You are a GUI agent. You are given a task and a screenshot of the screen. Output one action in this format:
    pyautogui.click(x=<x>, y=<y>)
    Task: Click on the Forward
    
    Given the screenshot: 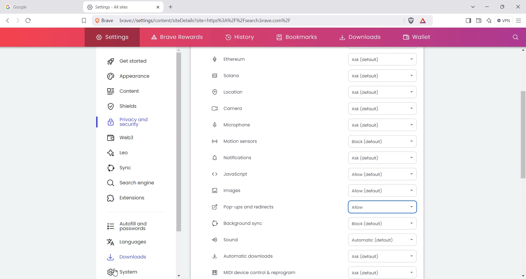 What is the action you would take?
    pyautogui.click(x=18, y=21)
    